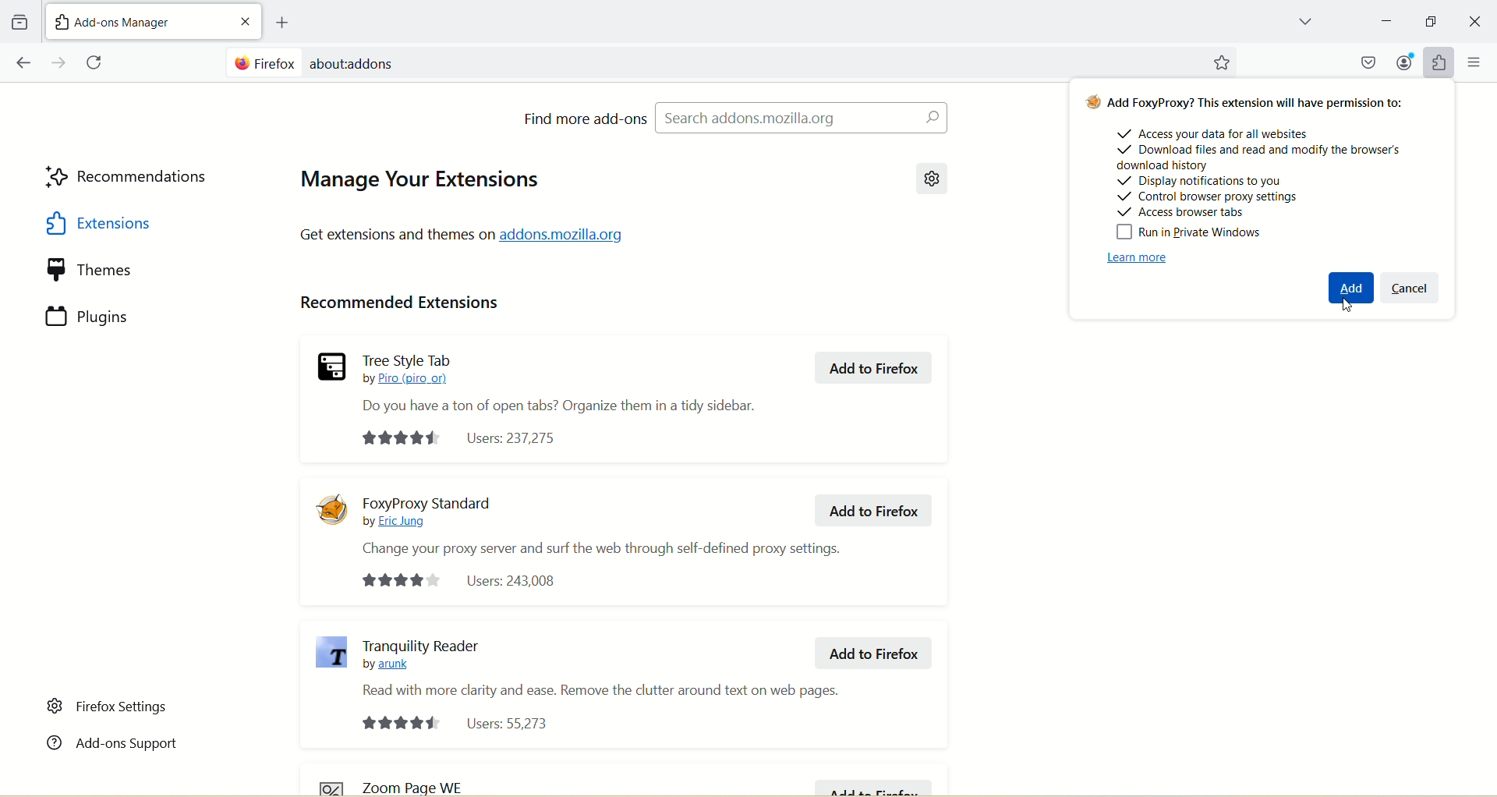  Describe the element at coordinates (875, 654) in the screenshot. I see `Add to Firefox` at that location.